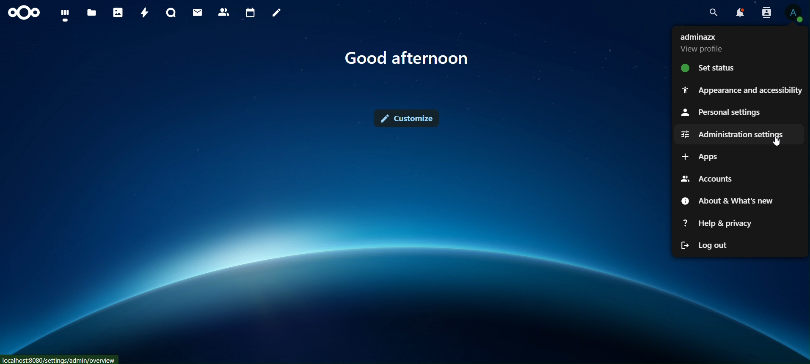 The height and width of the screenshot is (364, 810). What do you see at coordinates (171, 13) in the screenshot?
I see `talk` at bounding box center [171, 13].